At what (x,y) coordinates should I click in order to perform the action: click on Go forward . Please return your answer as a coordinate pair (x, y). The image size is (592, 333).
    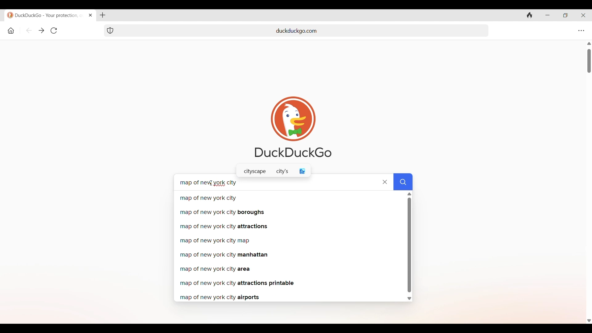
    Looking at the image, I should click on (41, 31).